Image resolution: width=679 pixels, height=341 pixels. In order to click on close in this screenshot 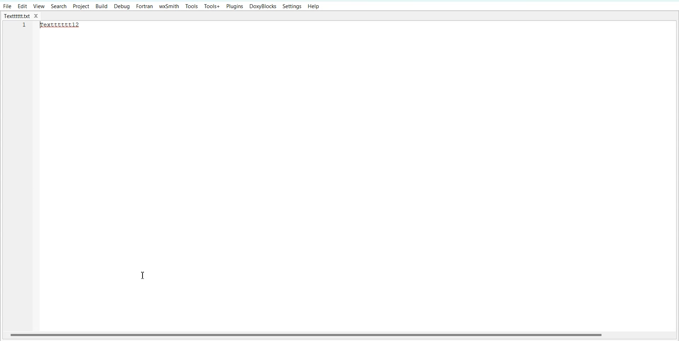, I will do `click(38, 16)`.